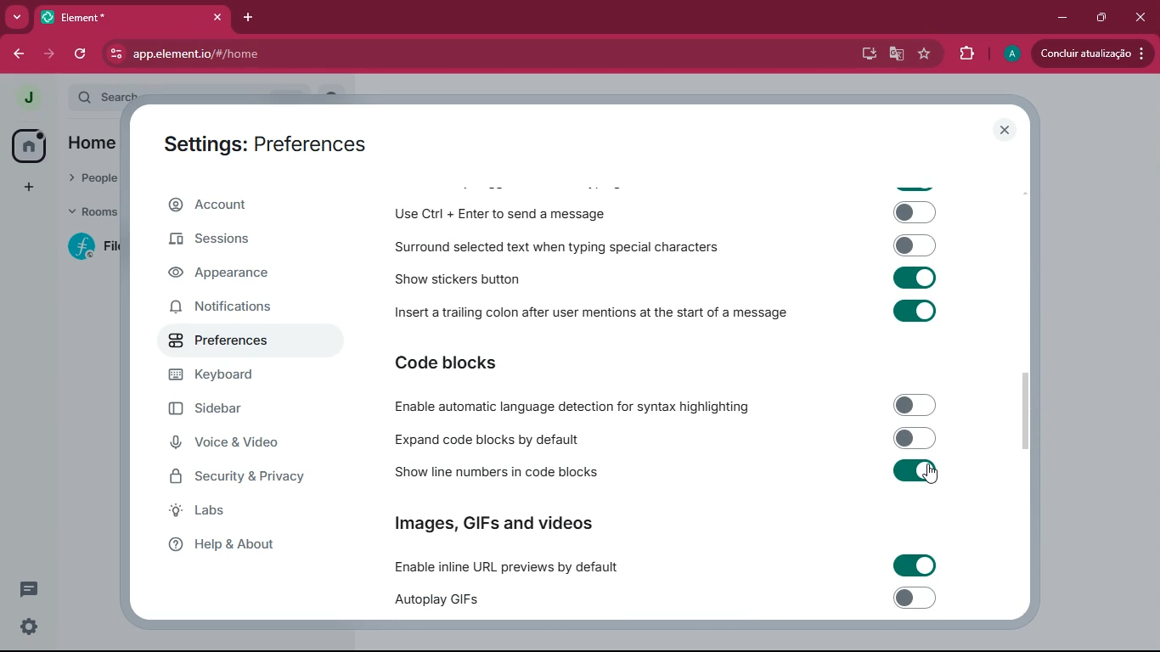  What do you see at coordinates (87, 143) in the screenshot?
I see `home` at bounding box center [87, 143].